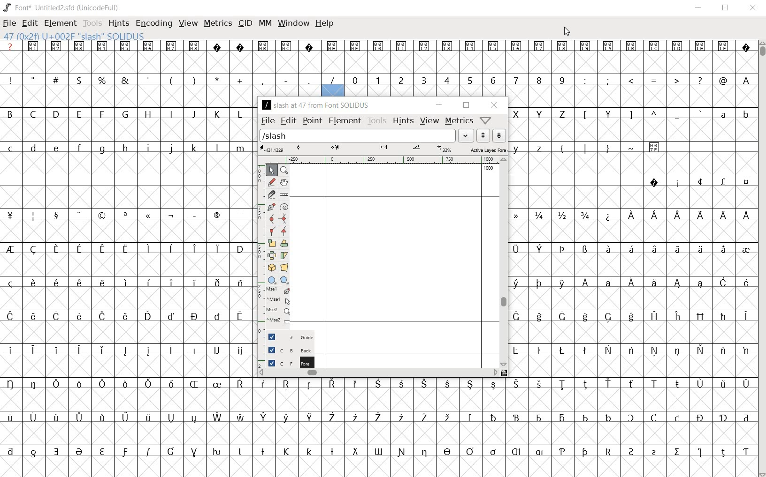  What do you see at coordinates (377, 120) in the screenshot?
I see `tools` at bounding box center [377, 120].